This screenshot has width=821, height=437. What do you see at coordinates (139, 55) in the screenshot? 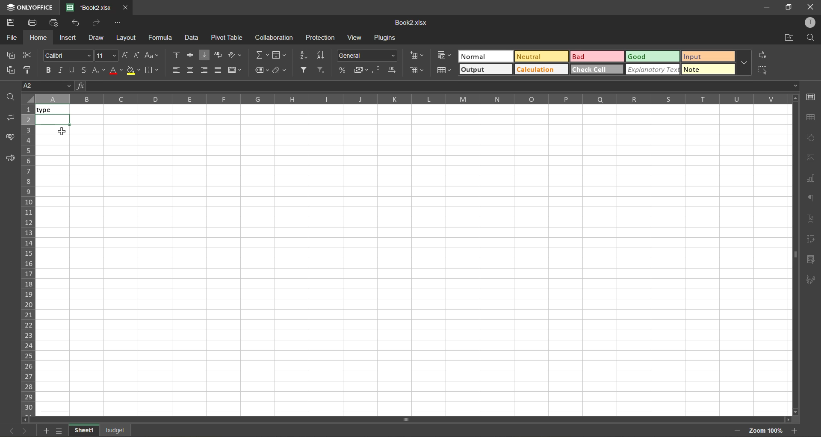
I see `decrement size` at bounding box center [139, 55].